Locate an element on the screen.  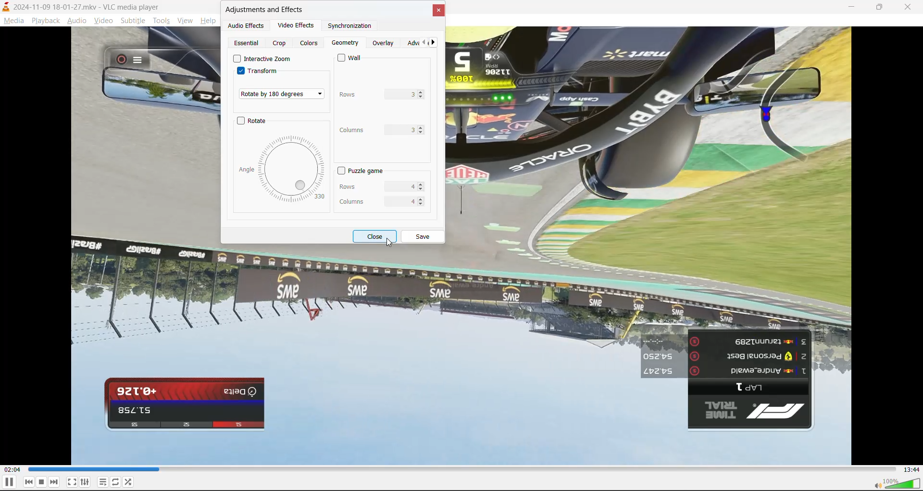
puzzle game is located at coordinates (359, 171).